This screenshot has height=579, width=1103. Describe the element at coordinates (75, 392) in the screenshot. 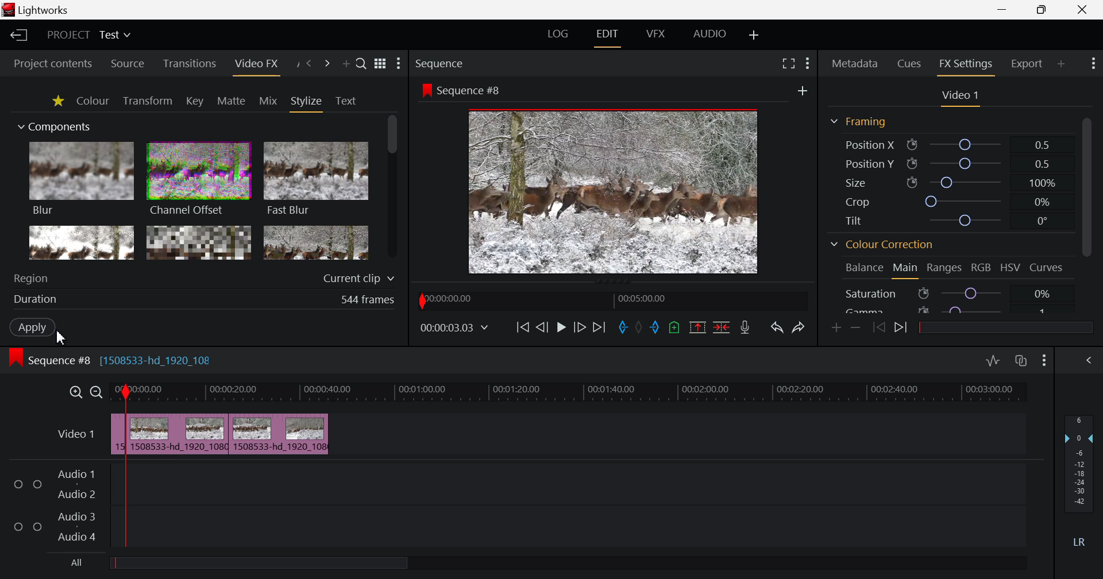

I see `Timeline Zoom In` at that location.